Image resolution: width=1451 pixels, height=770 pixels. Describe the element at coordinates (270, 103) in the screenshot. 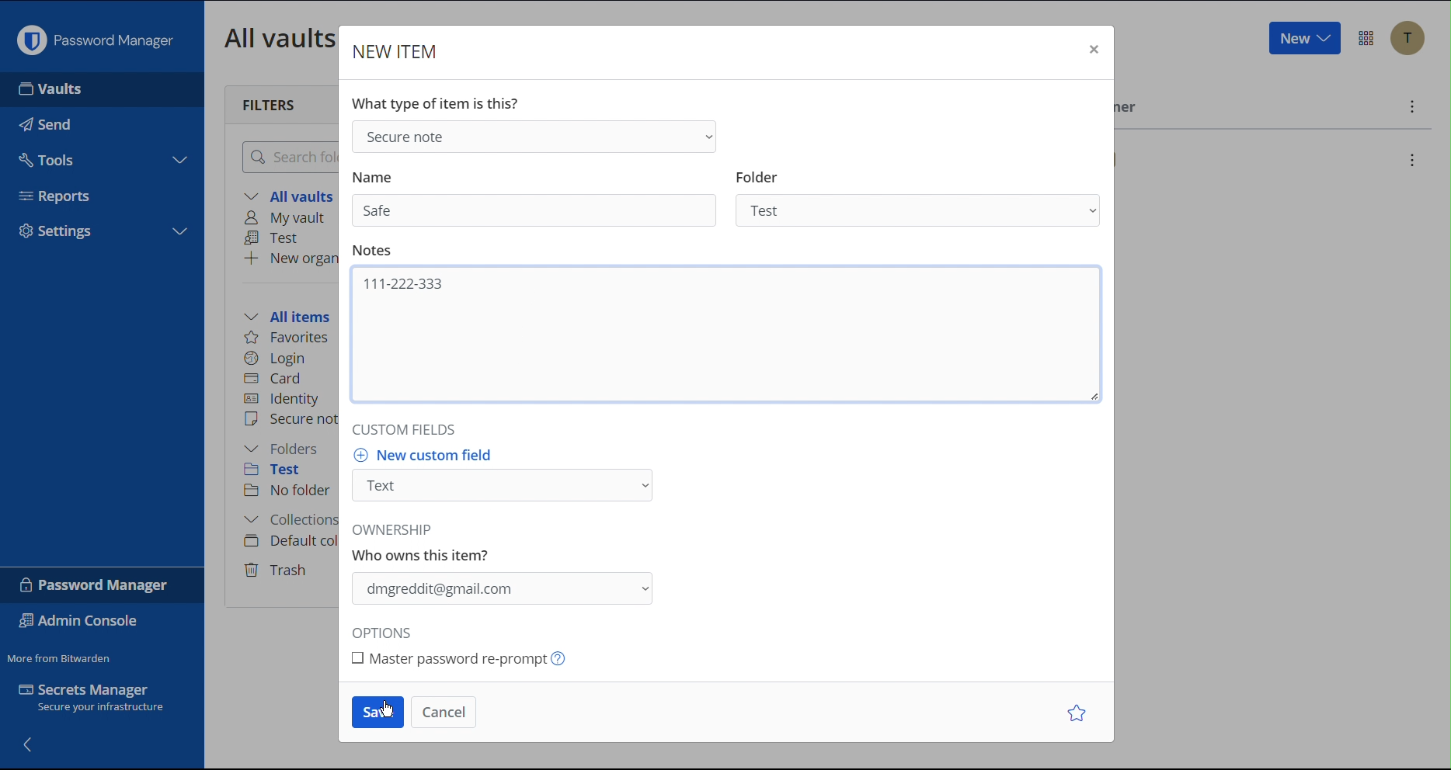

I see `Filters` at that location.